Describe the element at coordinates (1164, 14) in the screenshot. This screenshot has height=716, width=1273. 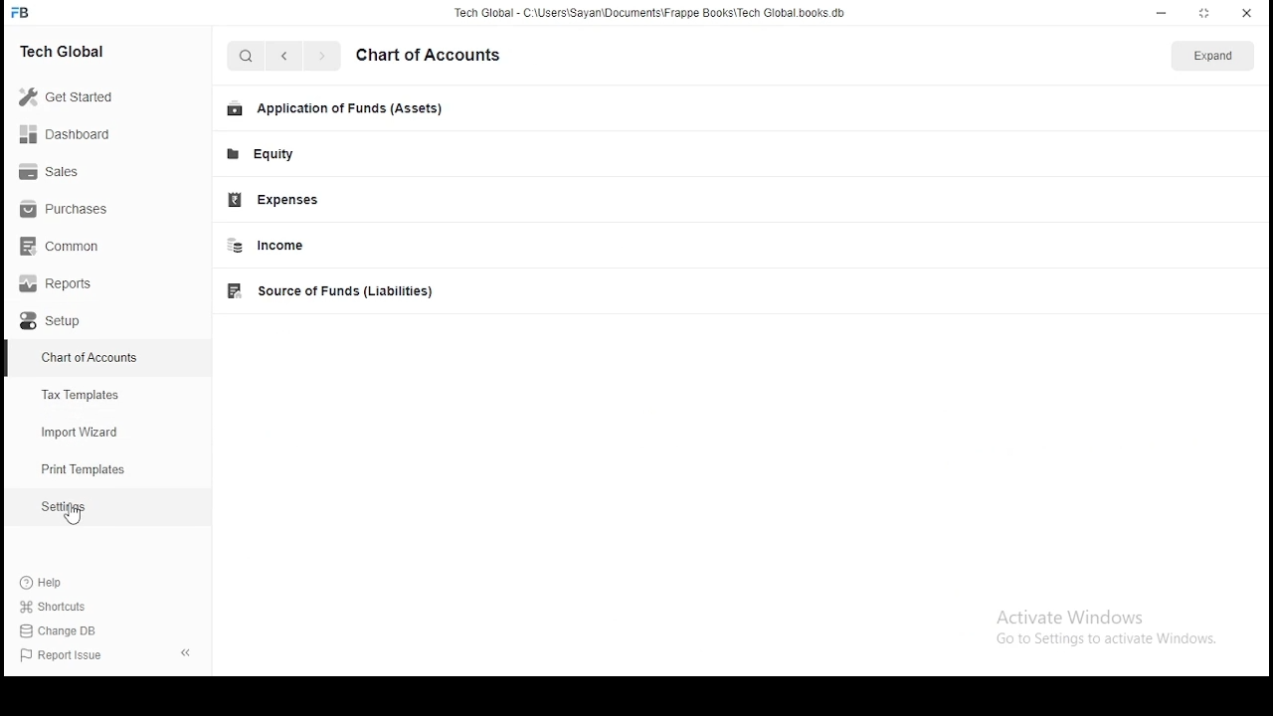
I see `minimize ` at that location.